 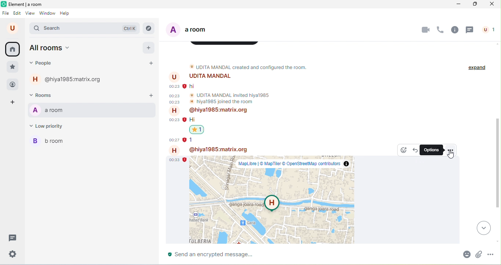 I want to click on add, so click(x=149, y=47).